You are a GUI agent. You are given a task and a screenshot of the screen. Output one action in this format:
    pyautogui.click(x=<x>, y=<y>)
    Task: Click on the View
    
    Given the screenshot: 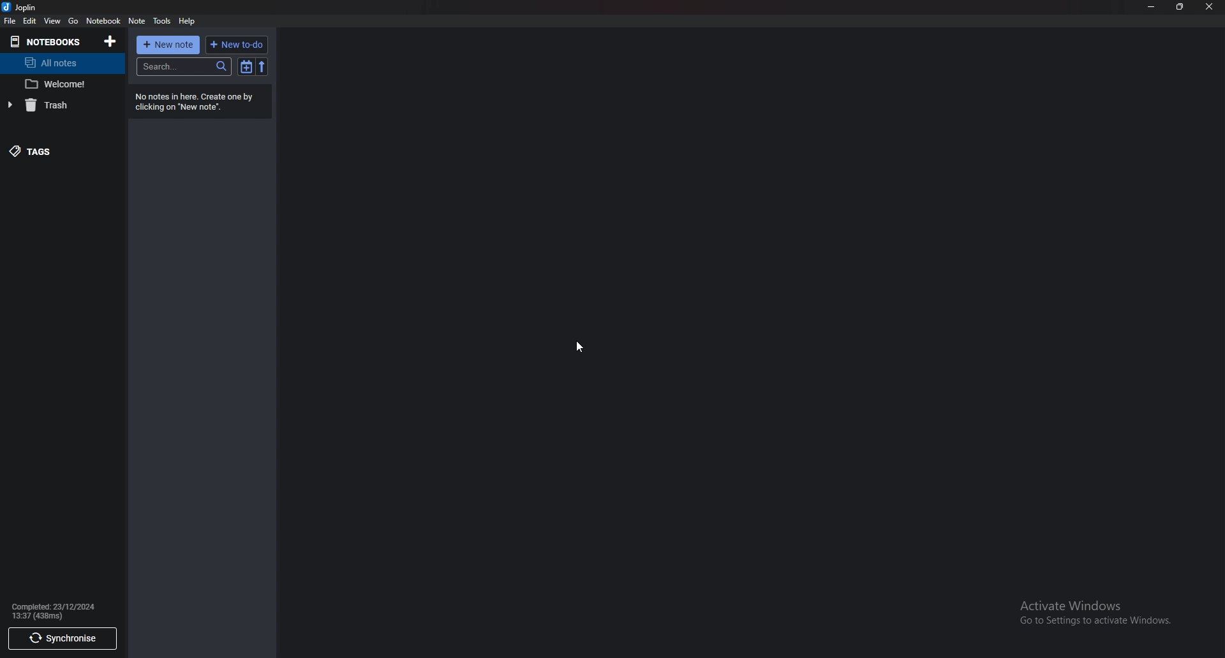 What is the action you would take?
    pyautogui.click(x=51, y=22)
    